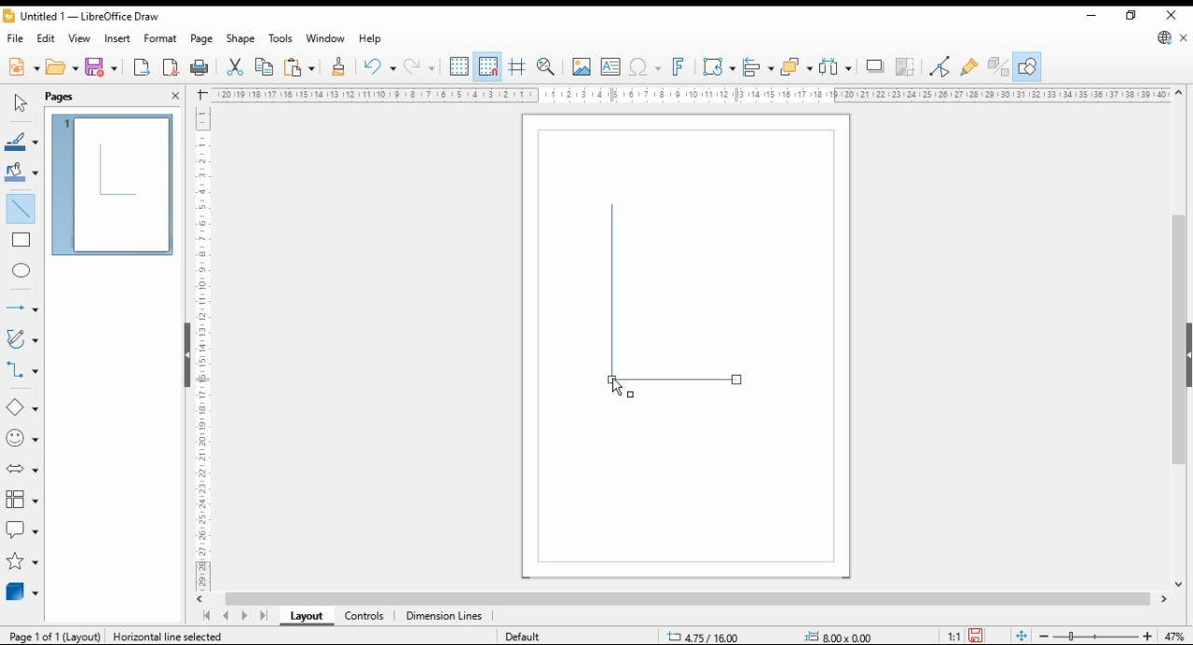  I want to click on first page, so click(206, 616).